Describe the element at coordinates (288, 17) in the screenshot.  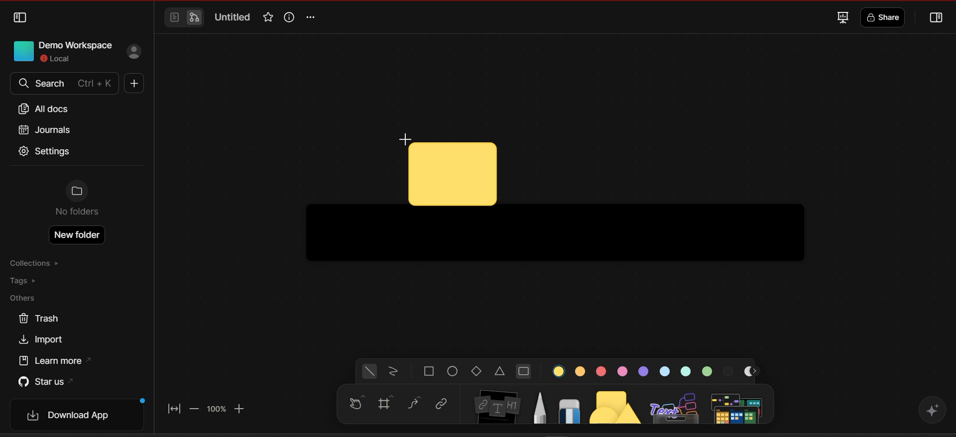
I see `view info` at that location.